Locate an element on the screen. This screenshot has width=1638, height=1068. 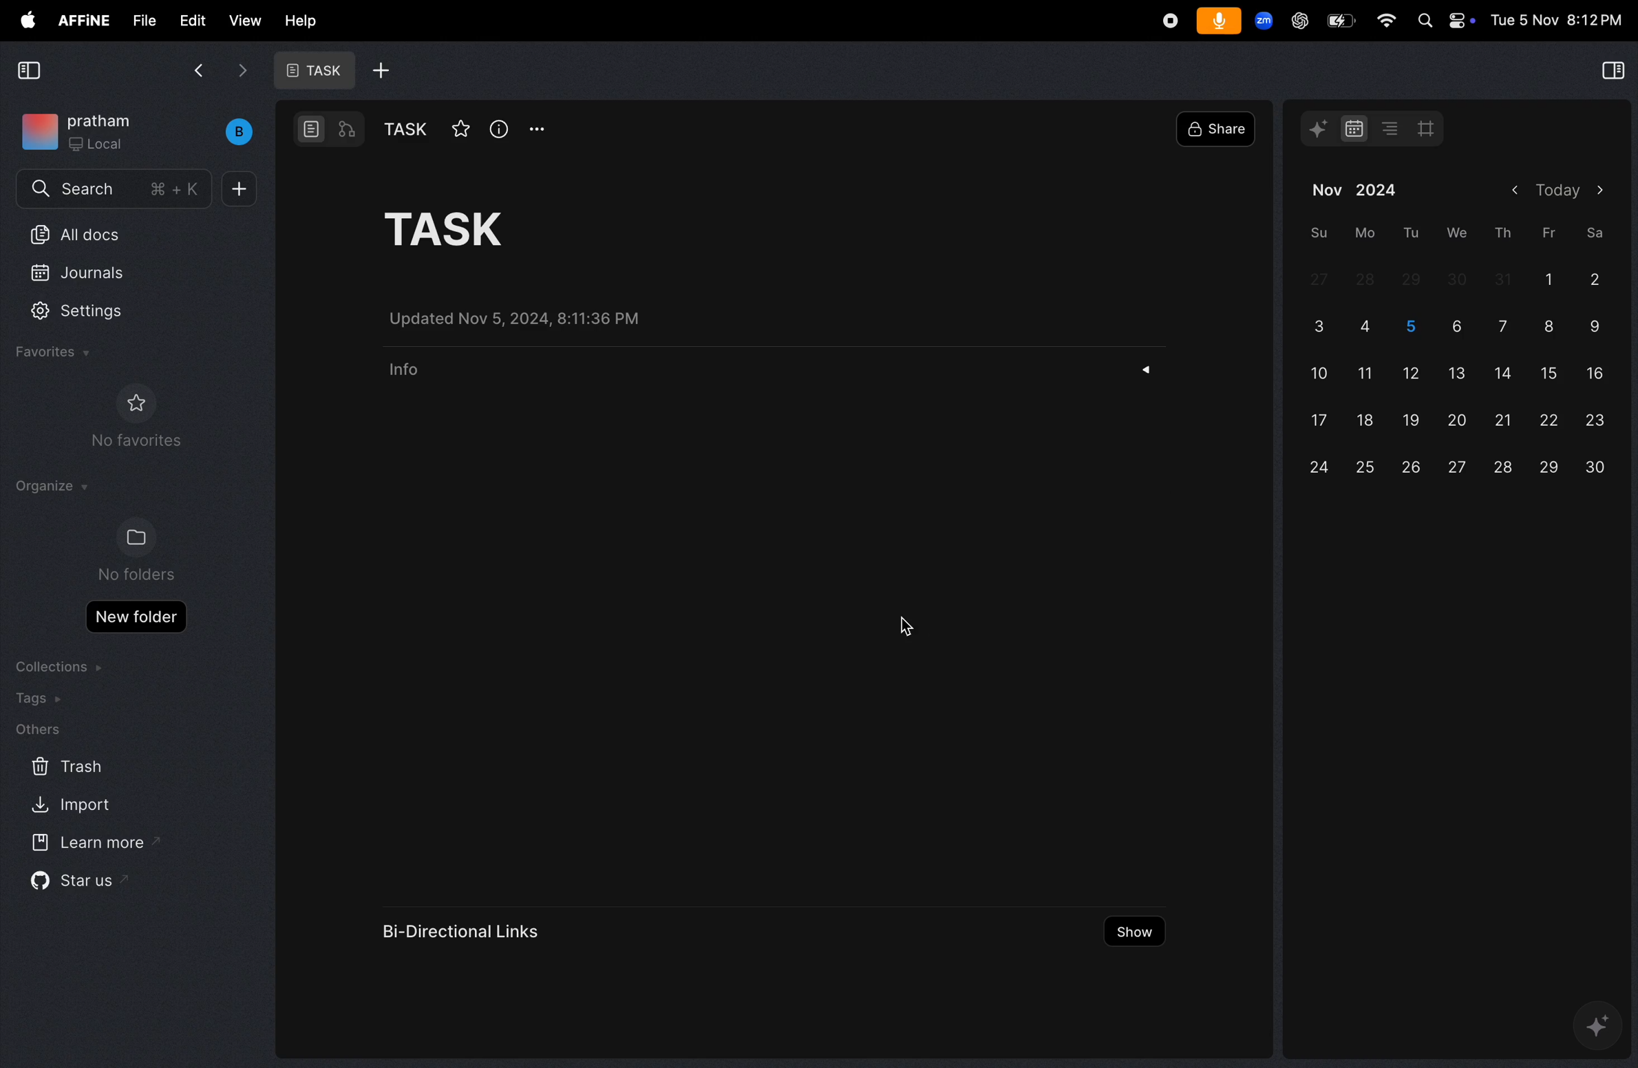
organize is located at coordinates (50, 487).